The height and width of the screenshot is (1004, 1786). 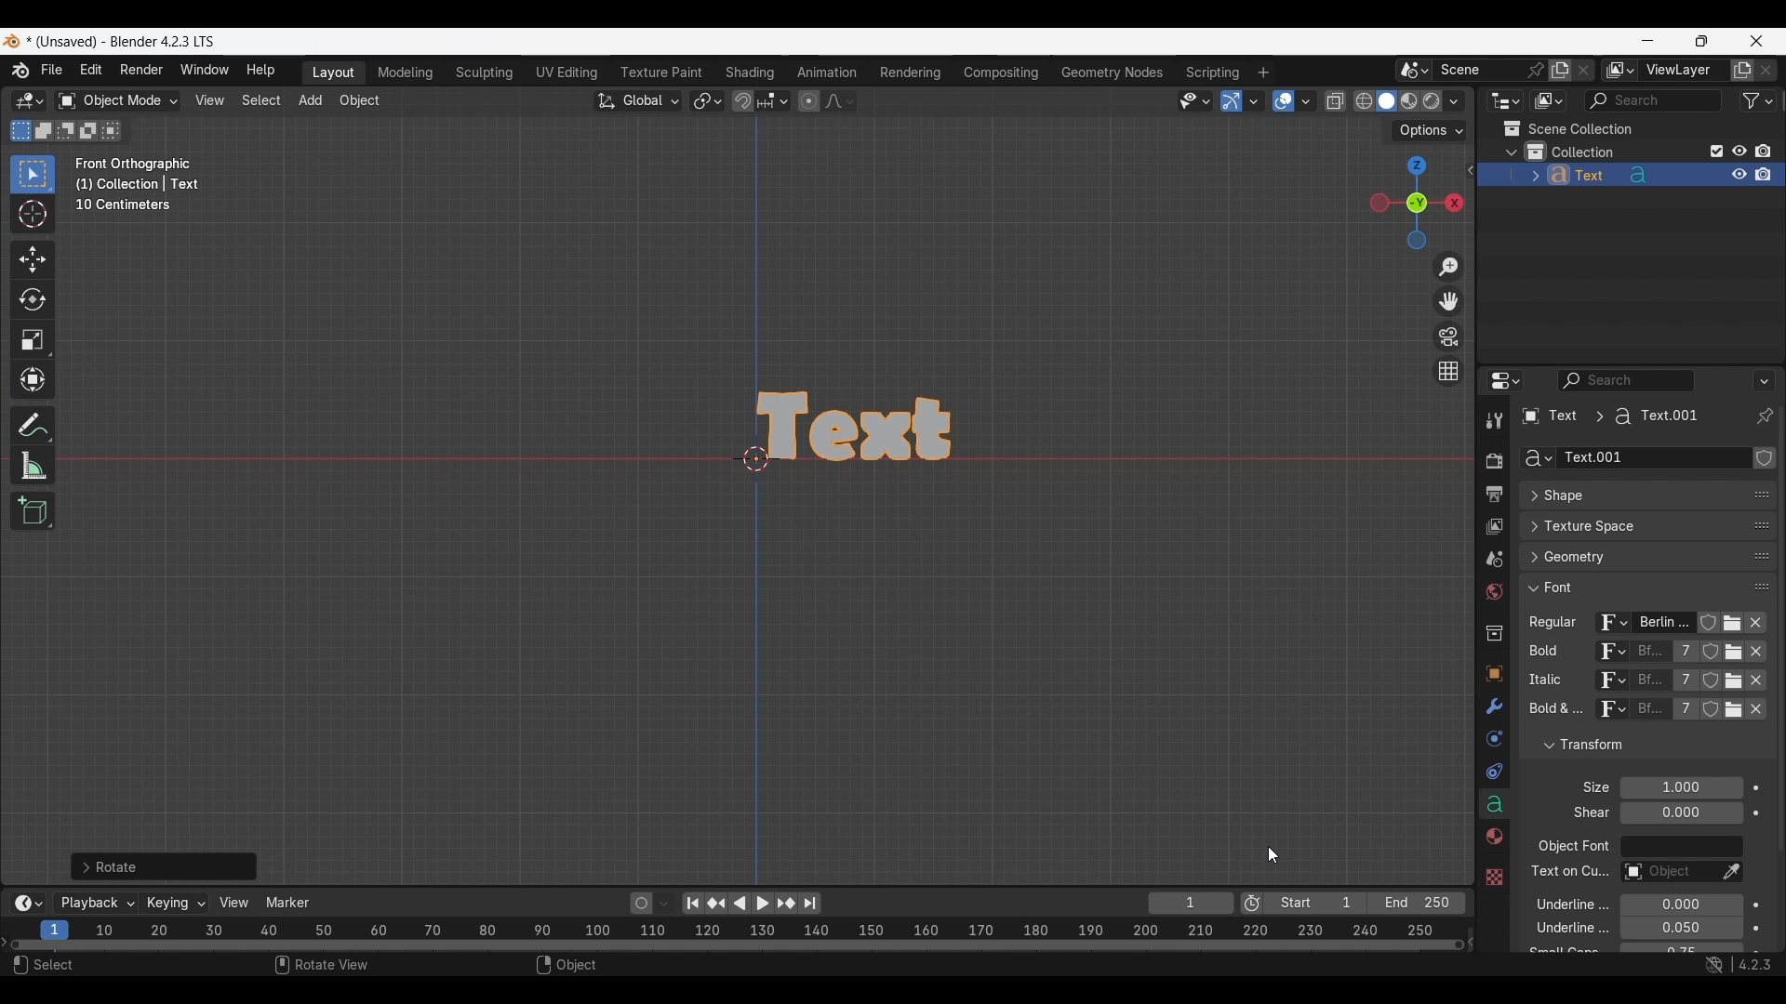 What do you see at coordinates (769, 928) in the screenshot?
I see `10 20 30 40 50 60 70 80 90 100 110 120 130 140 150 160 170 180 190 200 210 220 230 240 250` at bounding box center [769, 928].